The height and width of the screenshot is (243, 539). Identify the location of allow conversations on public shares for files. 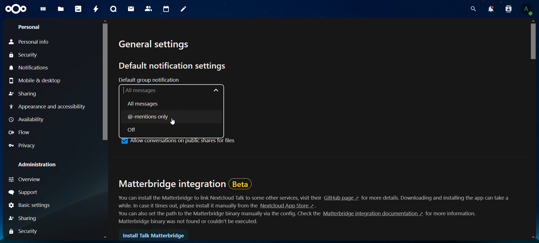
(178, 141).